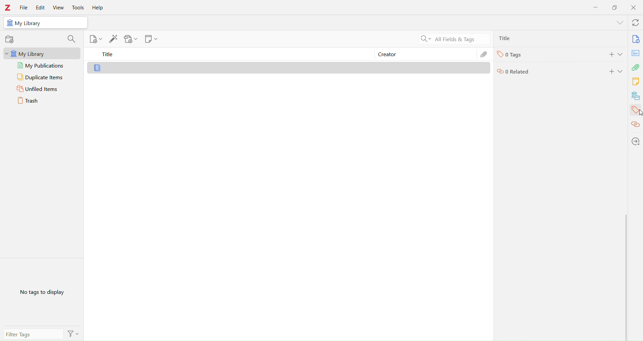 This screenshot has width=643, height=341. What do you see at coordinates (228, 55) in the screenshot?
I see `Title` at bounding box center [228, 55].